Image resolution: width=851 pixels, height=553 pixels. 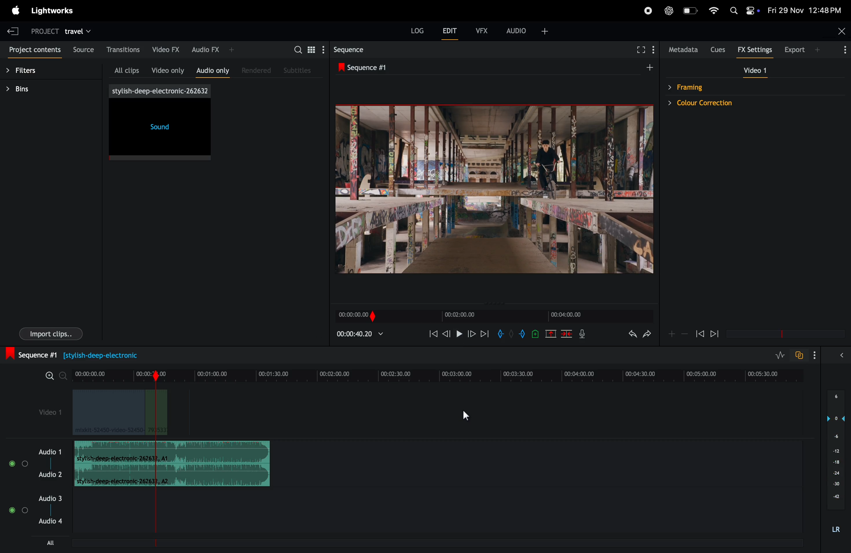 I want to click on pause play, so click(x=459, y=334).